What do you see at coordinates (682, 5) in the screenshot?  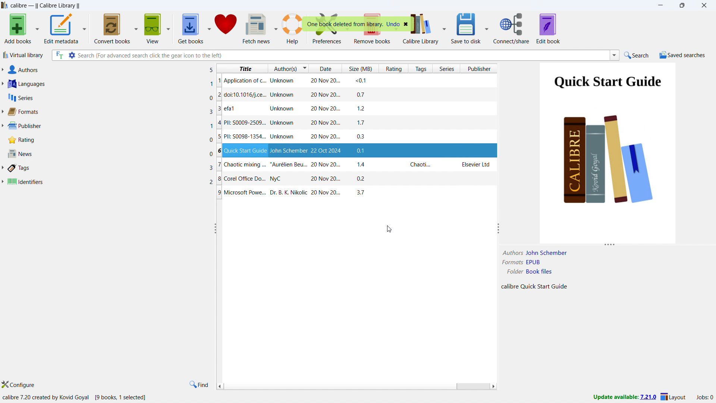 I see `maximize` at bounding box center [682, 5].